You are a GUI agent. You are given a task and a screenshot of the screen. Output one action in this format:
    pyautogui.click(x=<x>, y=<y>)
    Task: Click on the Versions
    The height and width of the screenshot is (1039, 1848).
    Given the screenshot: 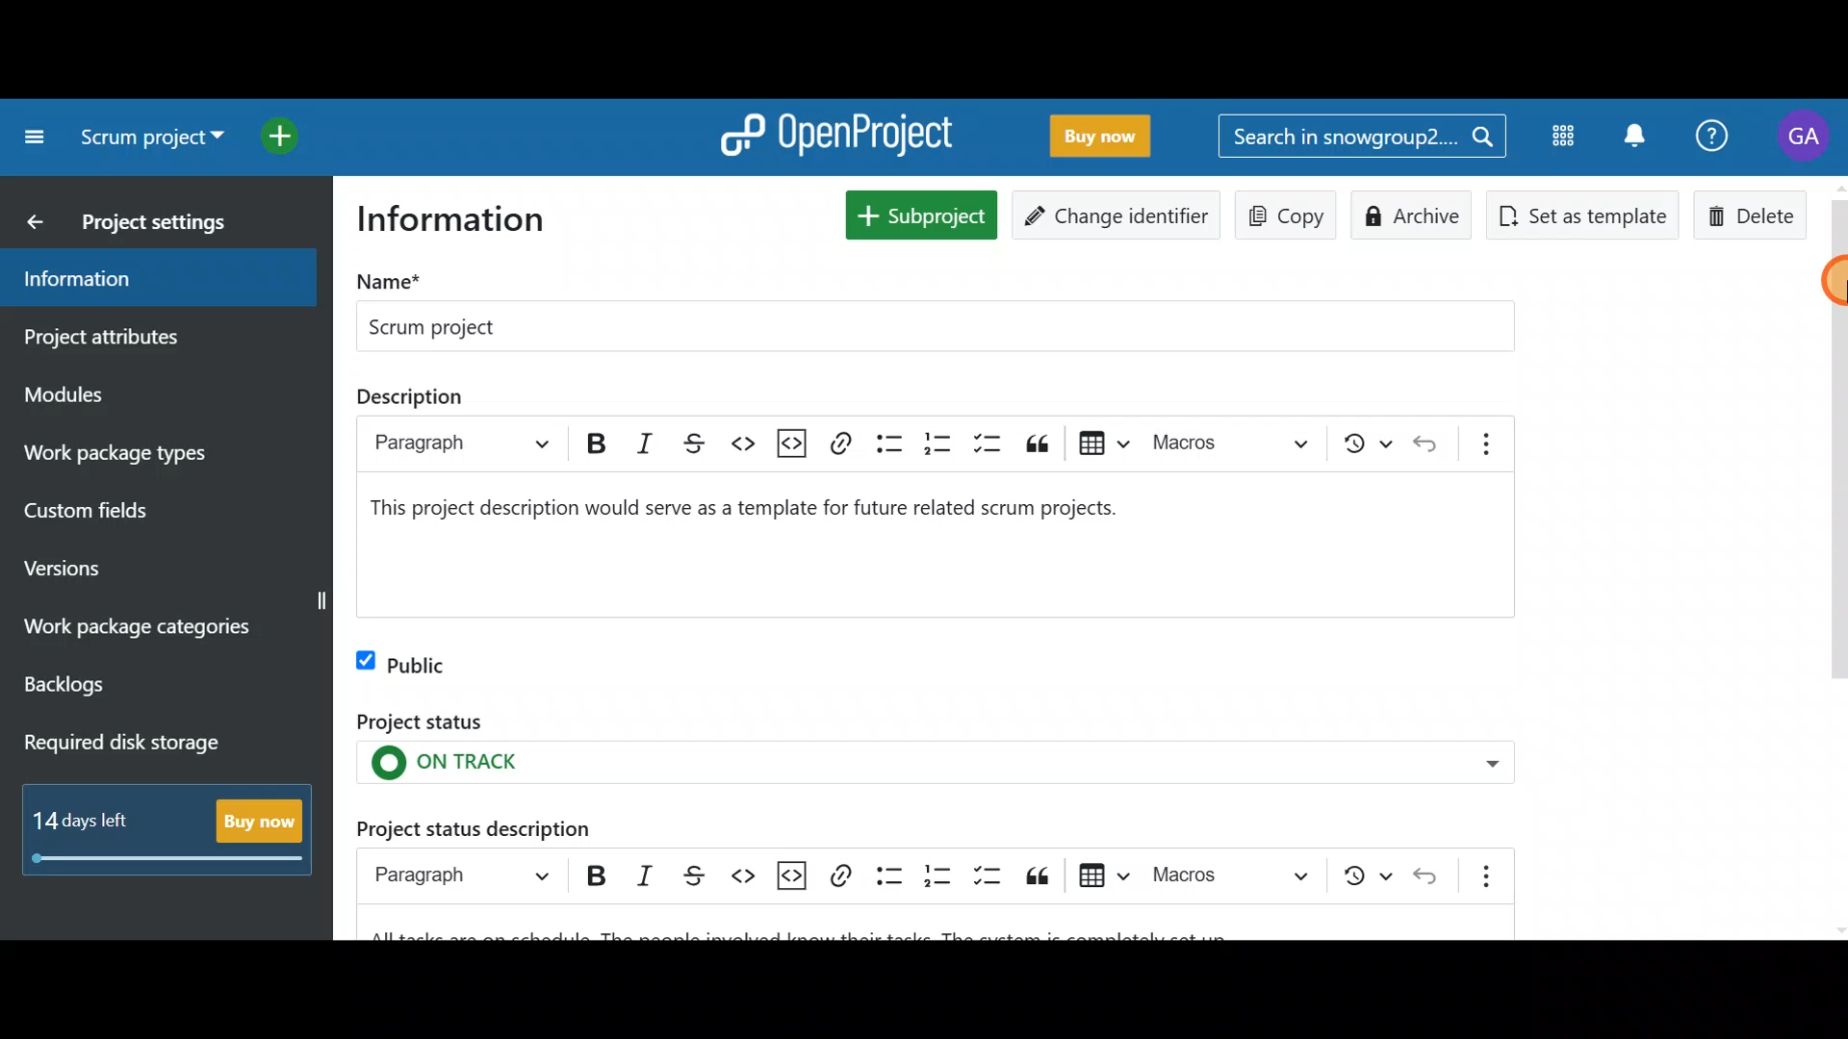 What is the action you would take?
    pyautogui.click(x=102, y=563)
    